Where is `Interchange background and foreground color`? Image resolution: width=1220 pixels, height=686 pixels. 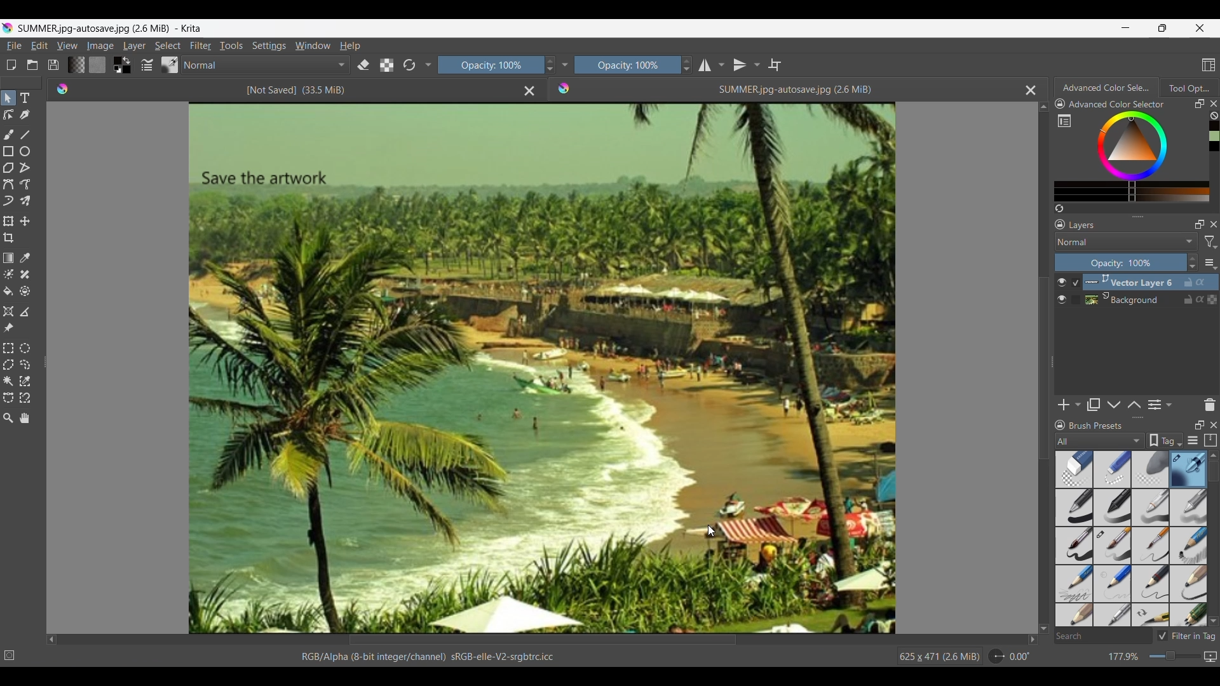 Interchange background and foreground color is located at coordinates (127, 60).